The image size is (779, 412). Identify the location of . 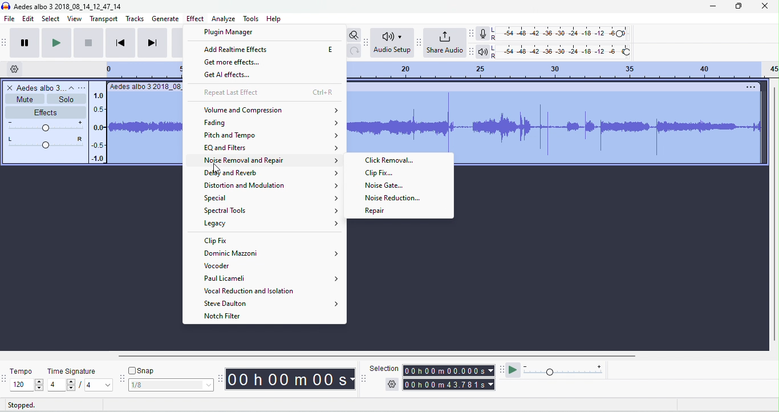
(50, 88).